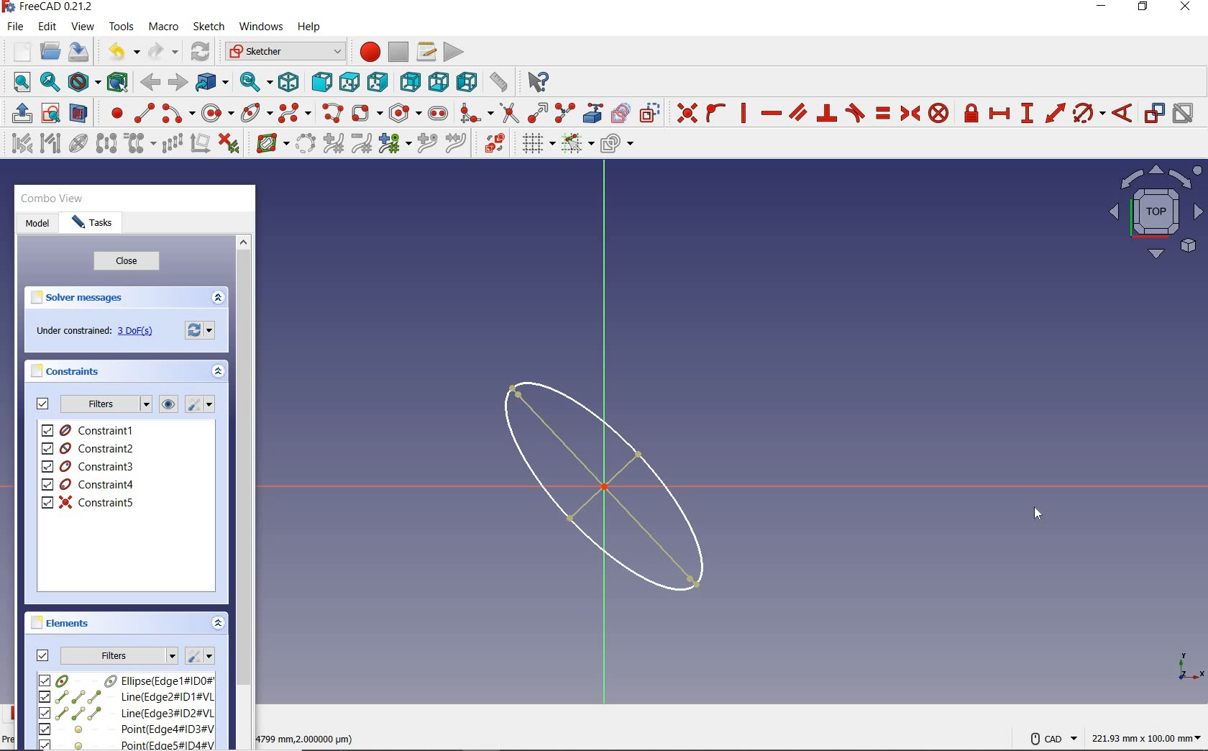  What do you see at coordinates (212, 81) in the screenshot?
I see `go to linked object` at bounding box center [212, 81].